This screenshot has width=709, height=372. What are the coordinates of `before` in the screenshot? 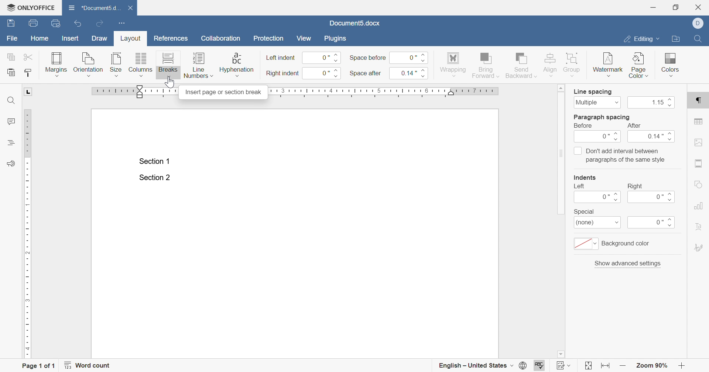 It's located at (585, 126).